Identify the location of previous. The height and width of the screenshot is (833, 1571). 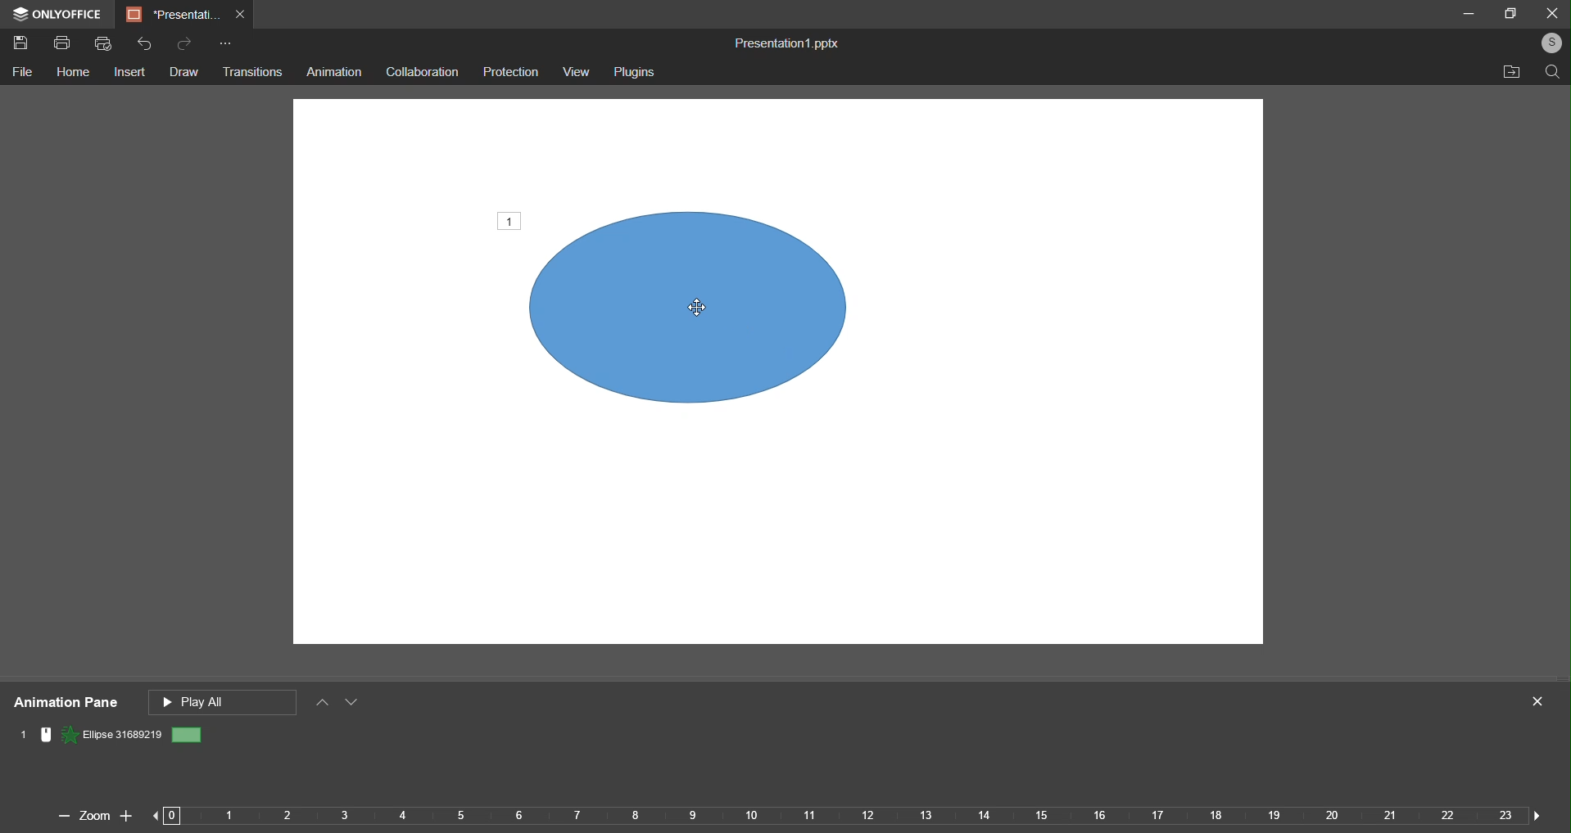
(167, 816).